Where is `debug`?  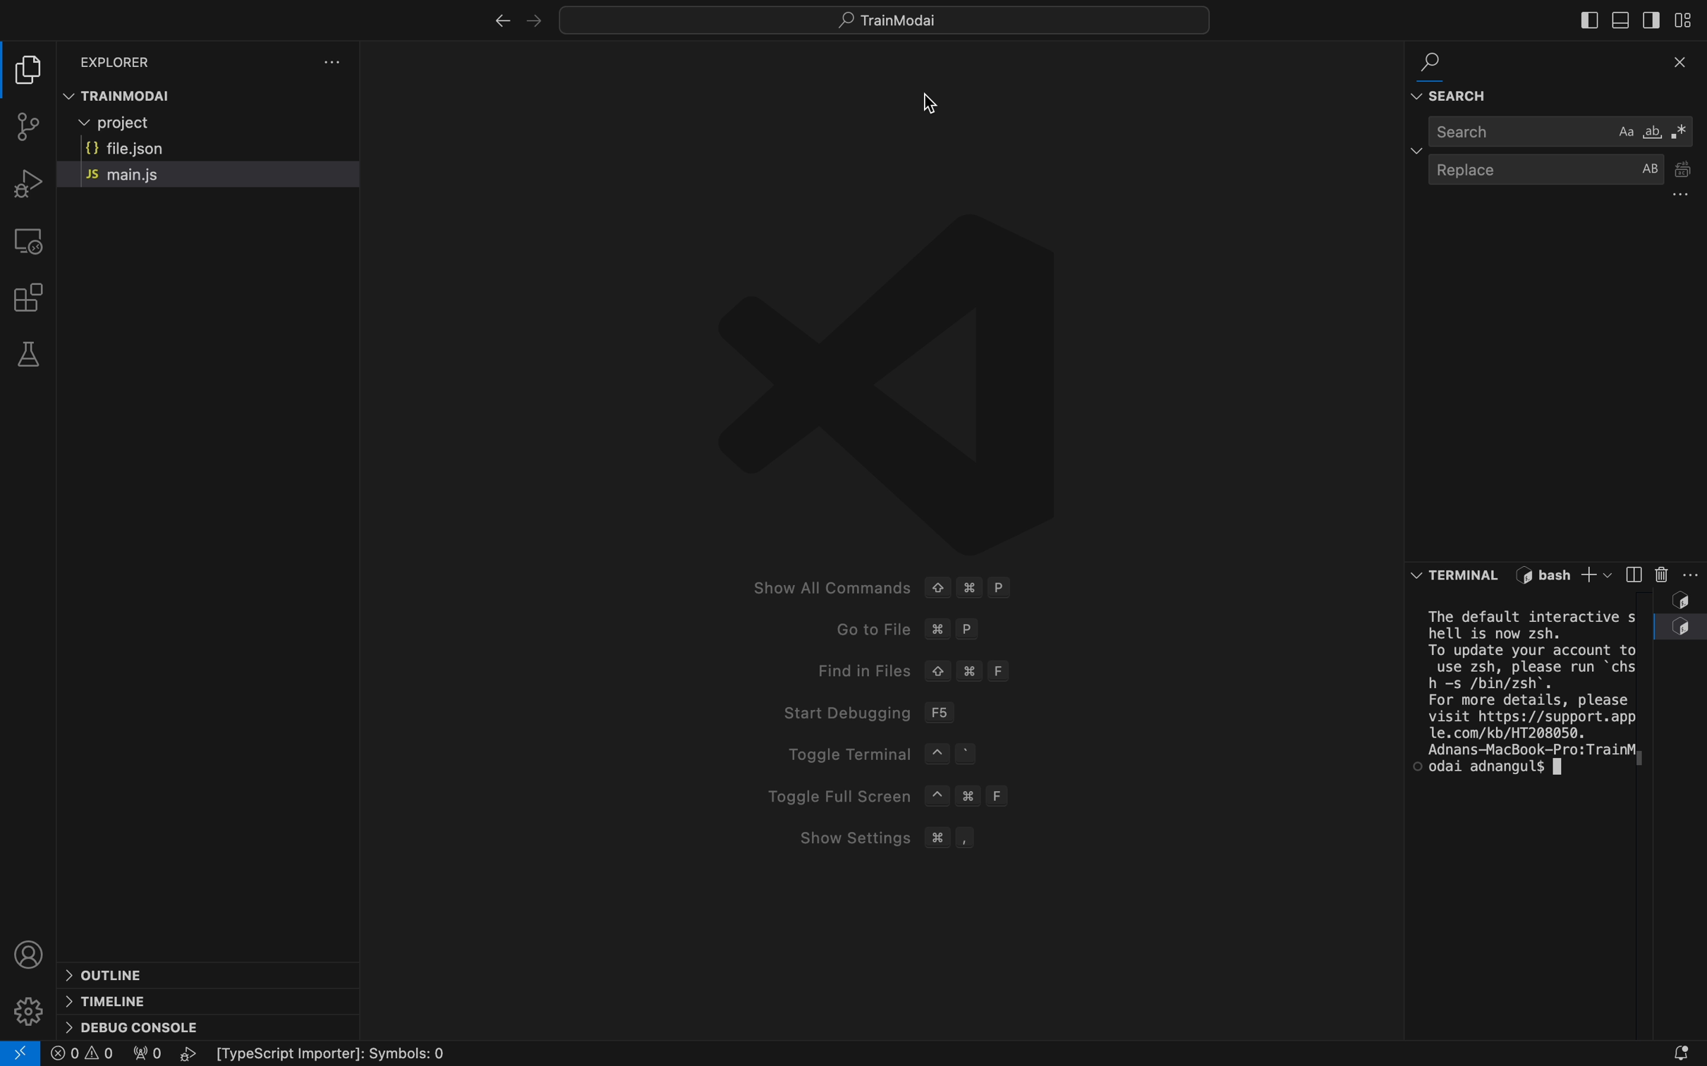
debug is located at coordinates (25, 183).